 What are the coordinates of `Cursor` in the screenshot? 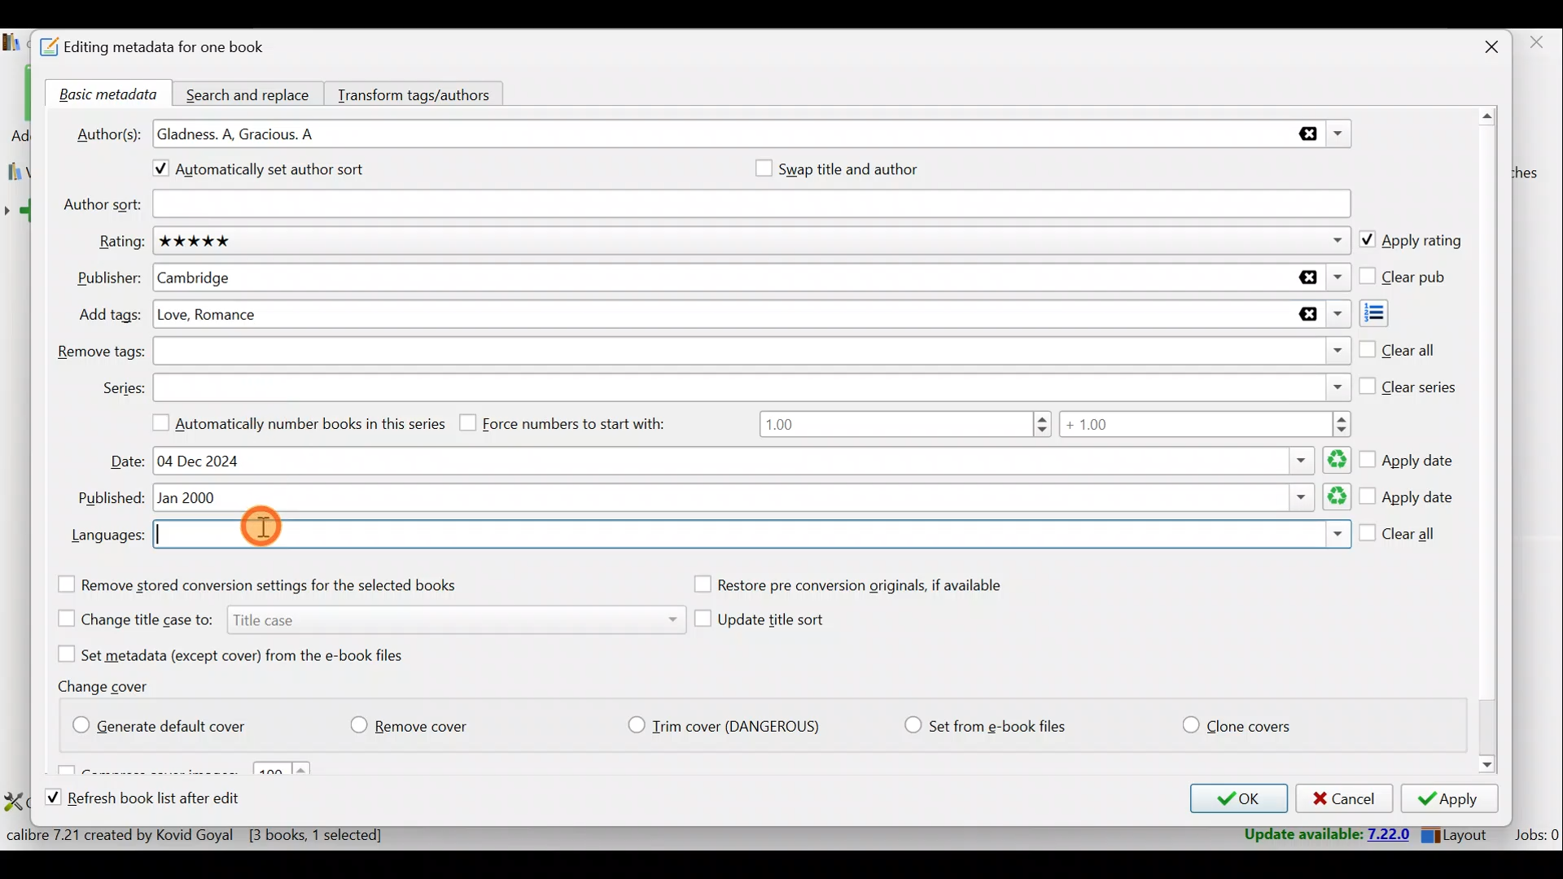 It's located at (265, 531).